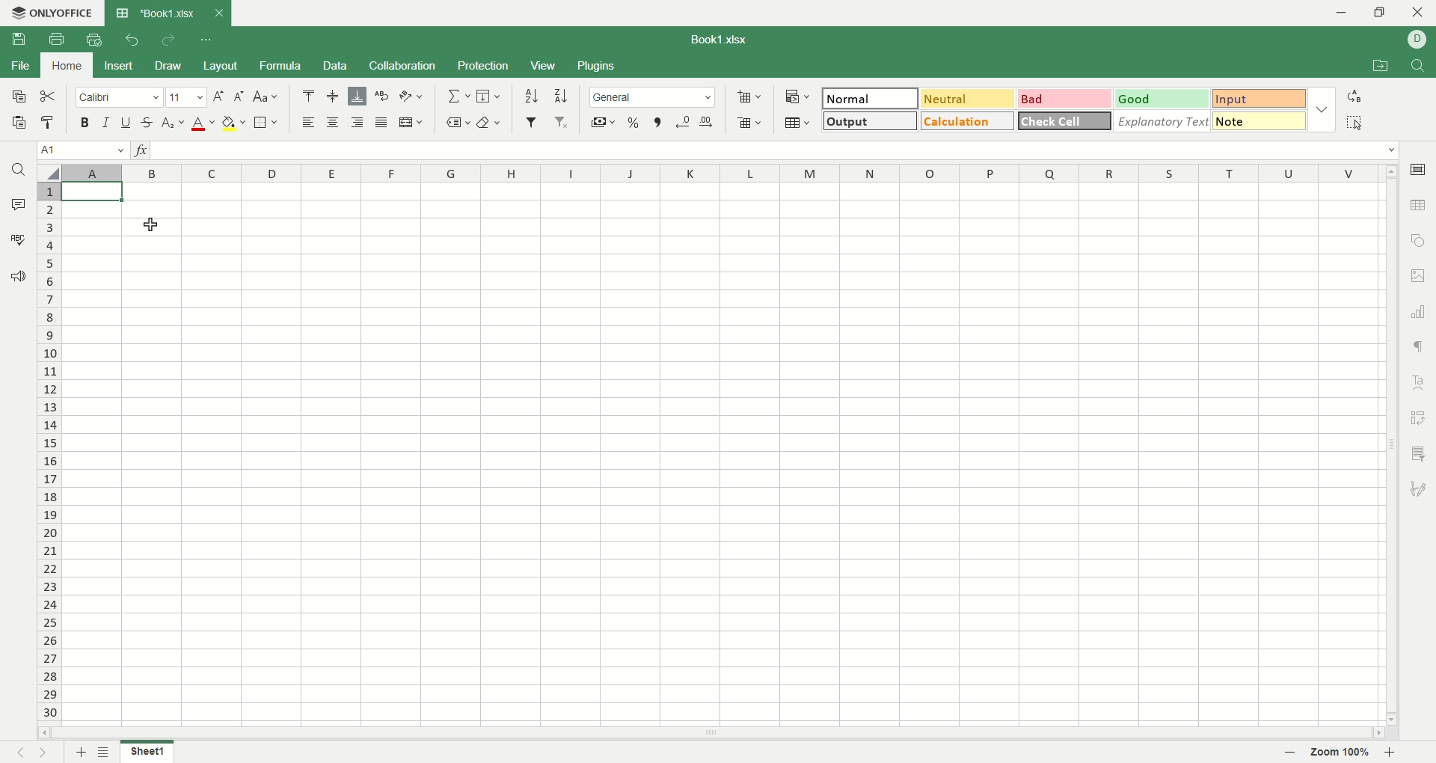 Image resolution: width=1436 pixels, height=763 pixels. What do you see at coordinates (125, 121) in the screenshot?
I see `underline` at bounding box center [125, 121].